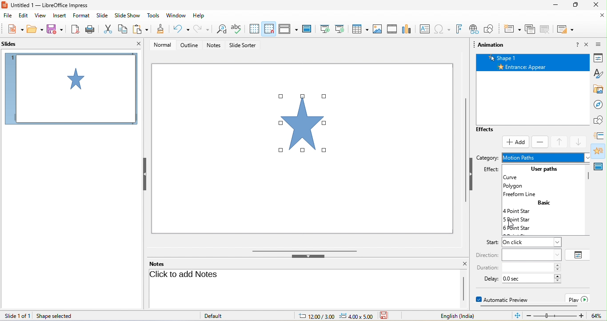  I want to click on entrance appear, so click(534, 67).